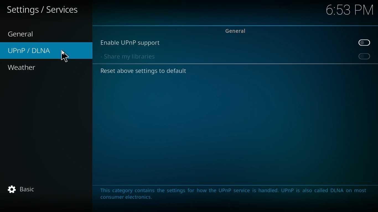  What do you see at coordinates (236, 41) in the screenshot?
I see `Enable UPnP support` at bounding box center [236, 41].